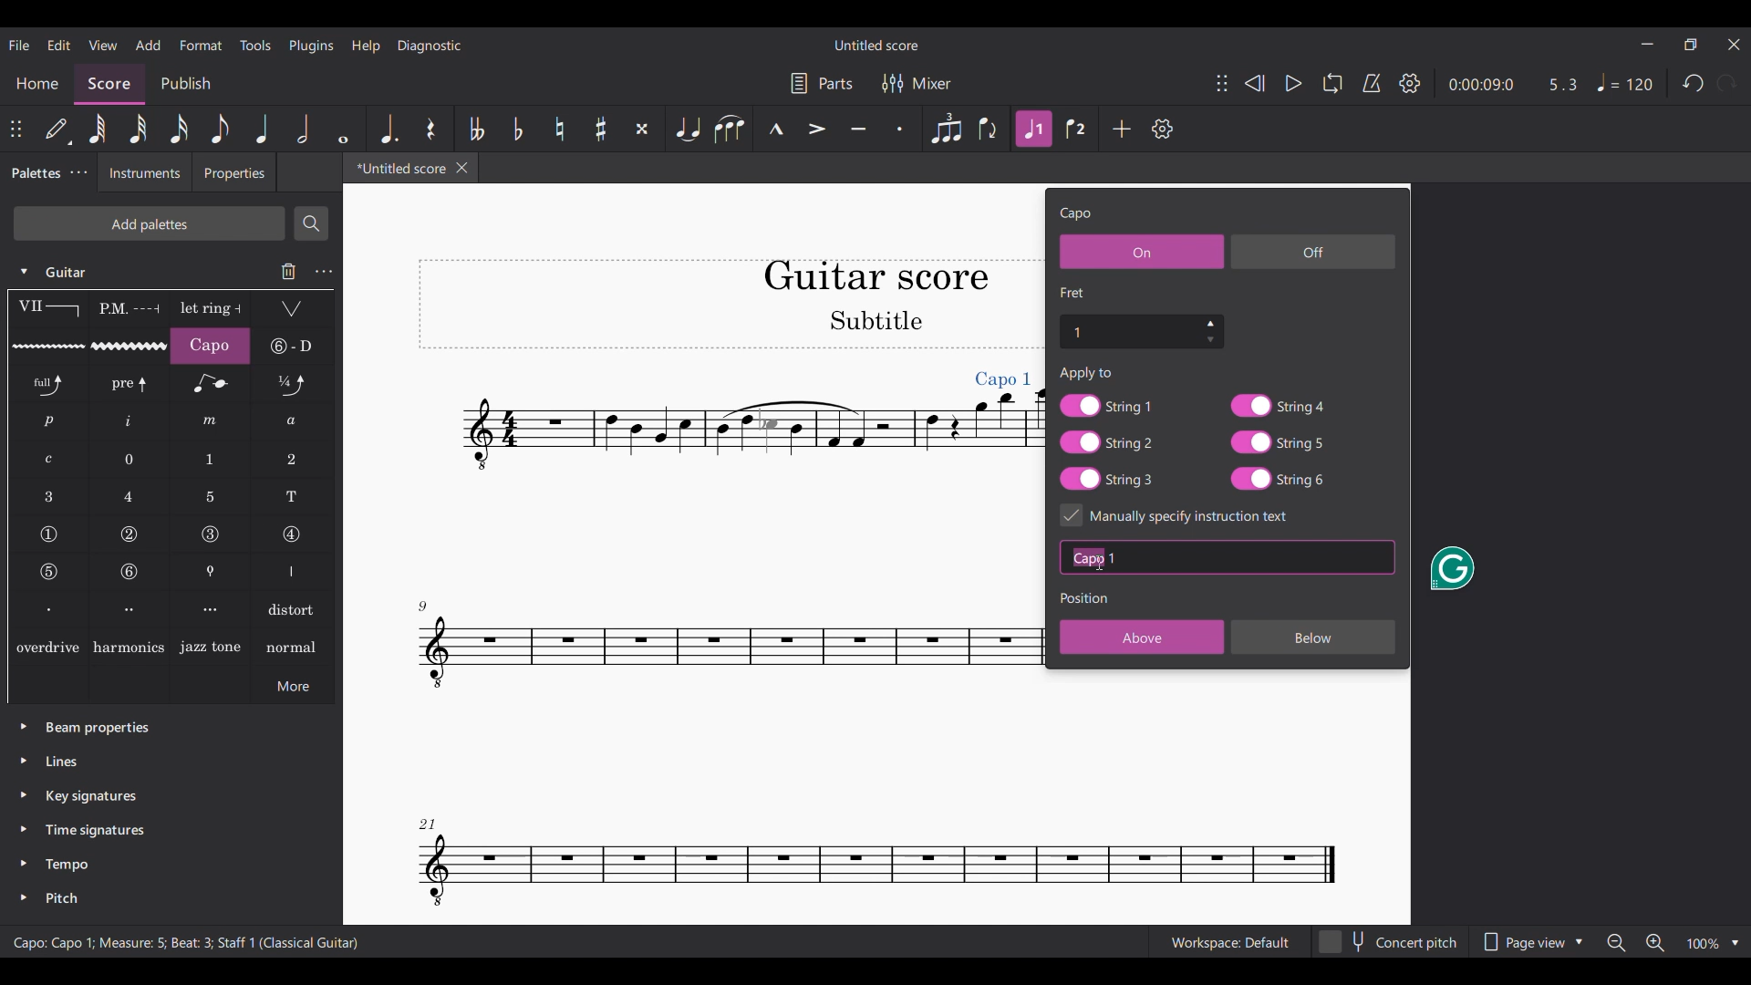 This screenshot has height=985, width=1751. What do you see at coordinates (293, 497) in the screenshot?
I see `LH guitar fingering T` at bounding box center [293, 497].